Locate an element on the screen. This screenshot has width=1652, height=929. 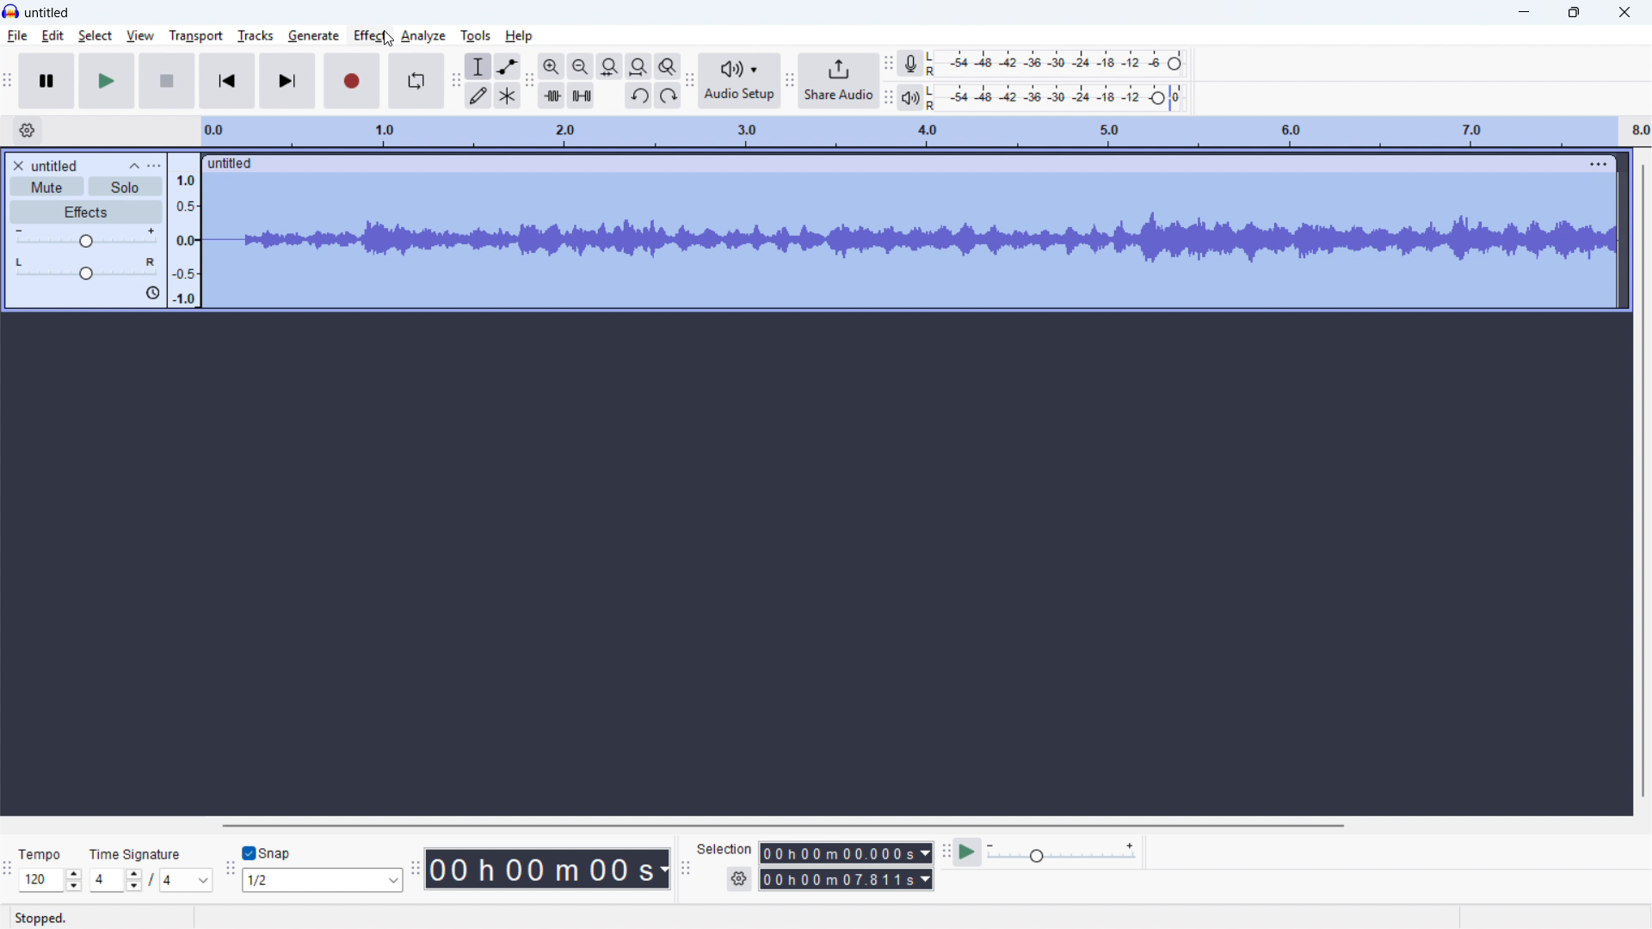
Playback level  is located at coordinates (1054, 98).